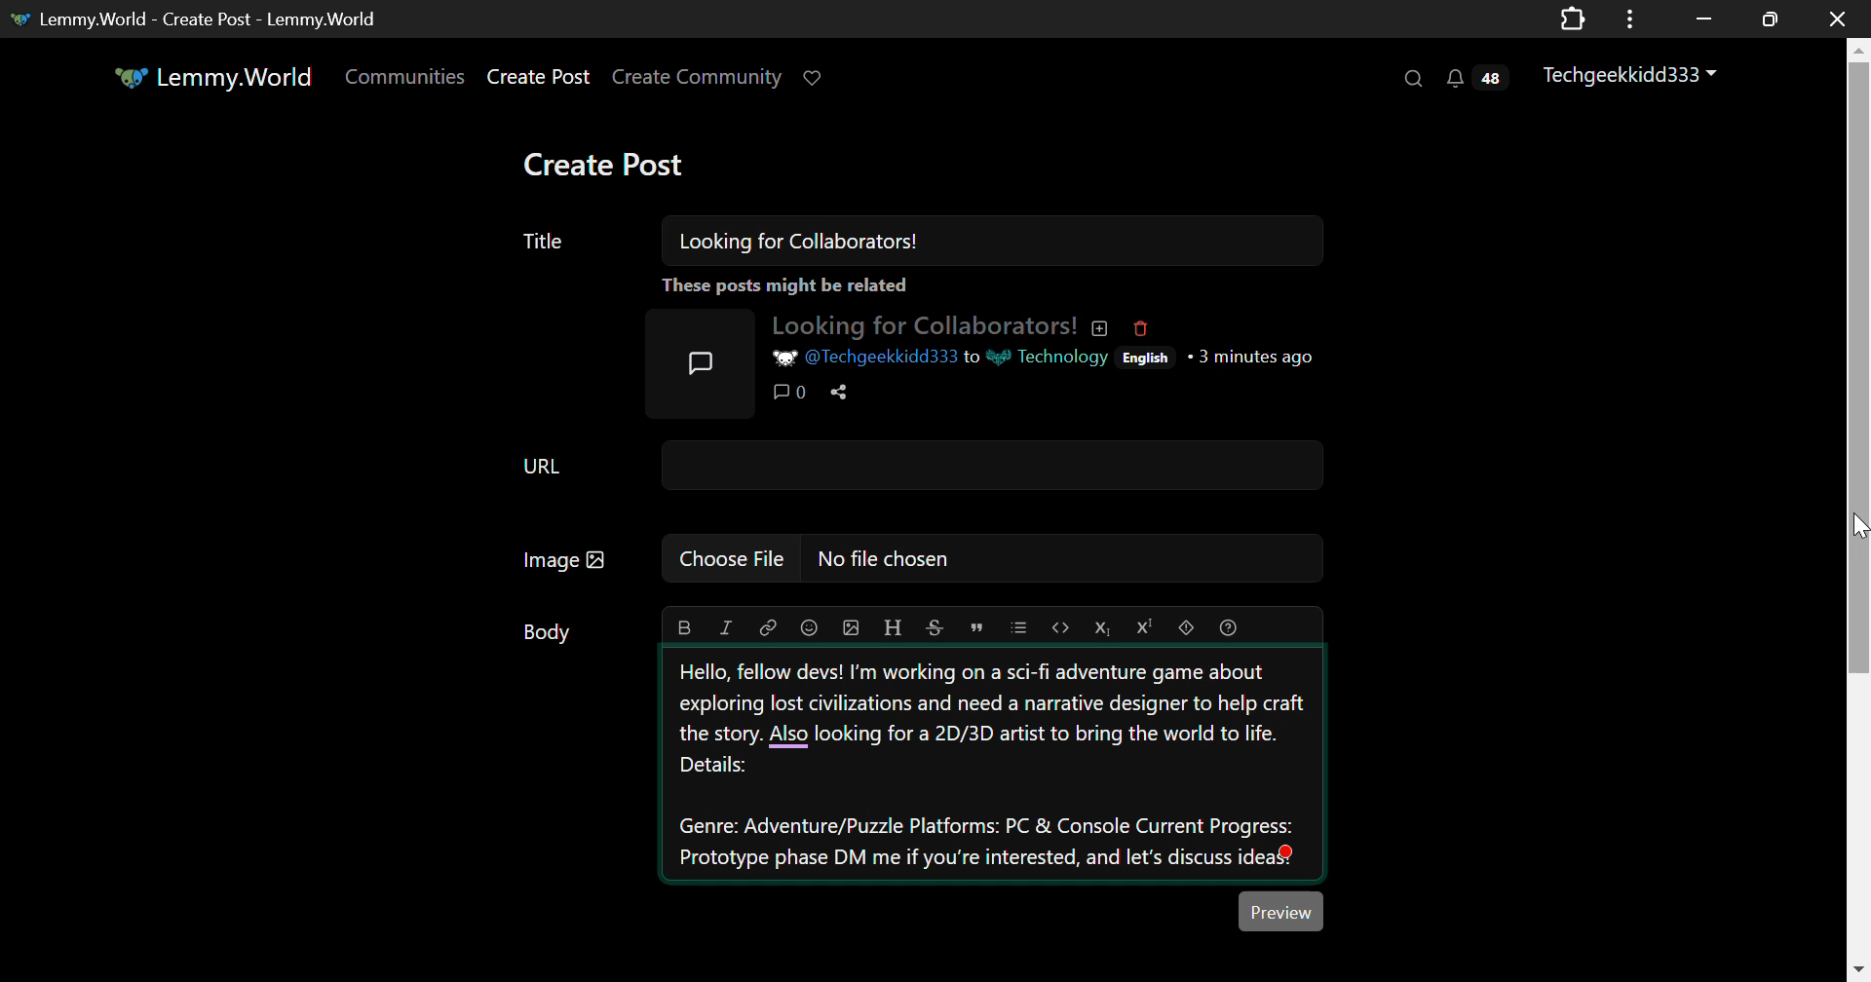  What do you see at coordinates (608, 163) in the screenshot?
I see `Create Post ` at bounding box center [608, 163].